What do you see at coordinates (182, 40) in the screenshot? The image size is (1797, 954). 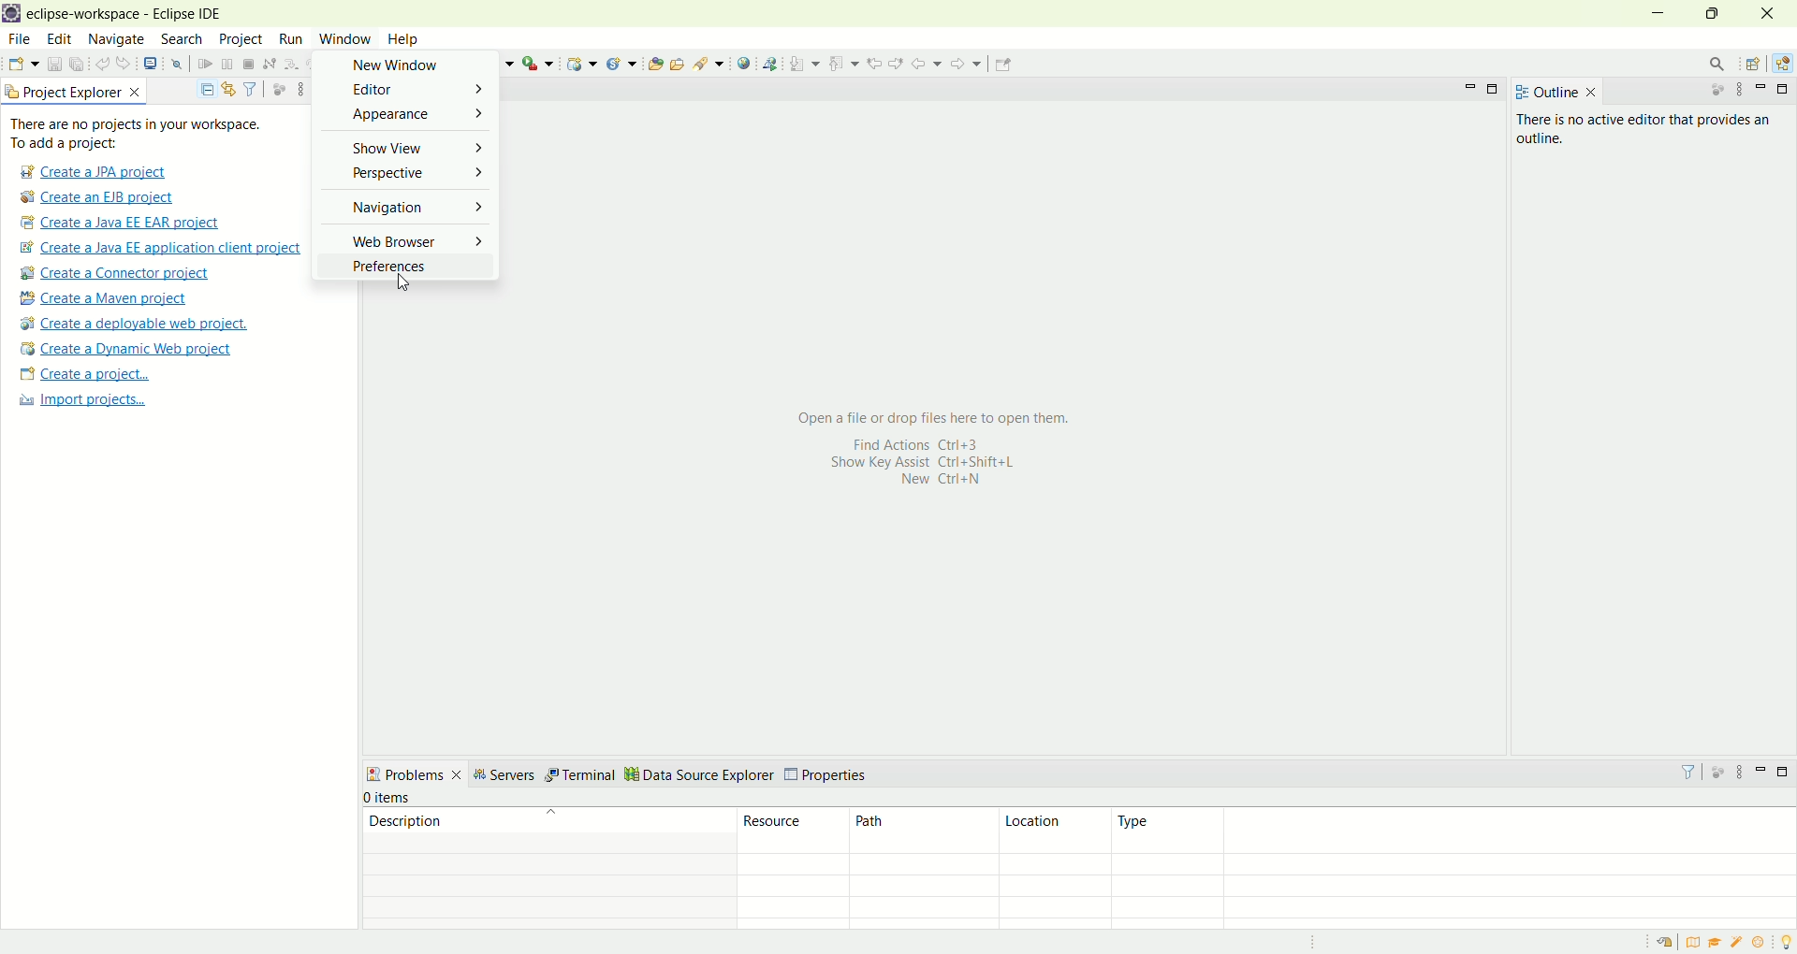 I see `search` at bounding box center [182, 40].